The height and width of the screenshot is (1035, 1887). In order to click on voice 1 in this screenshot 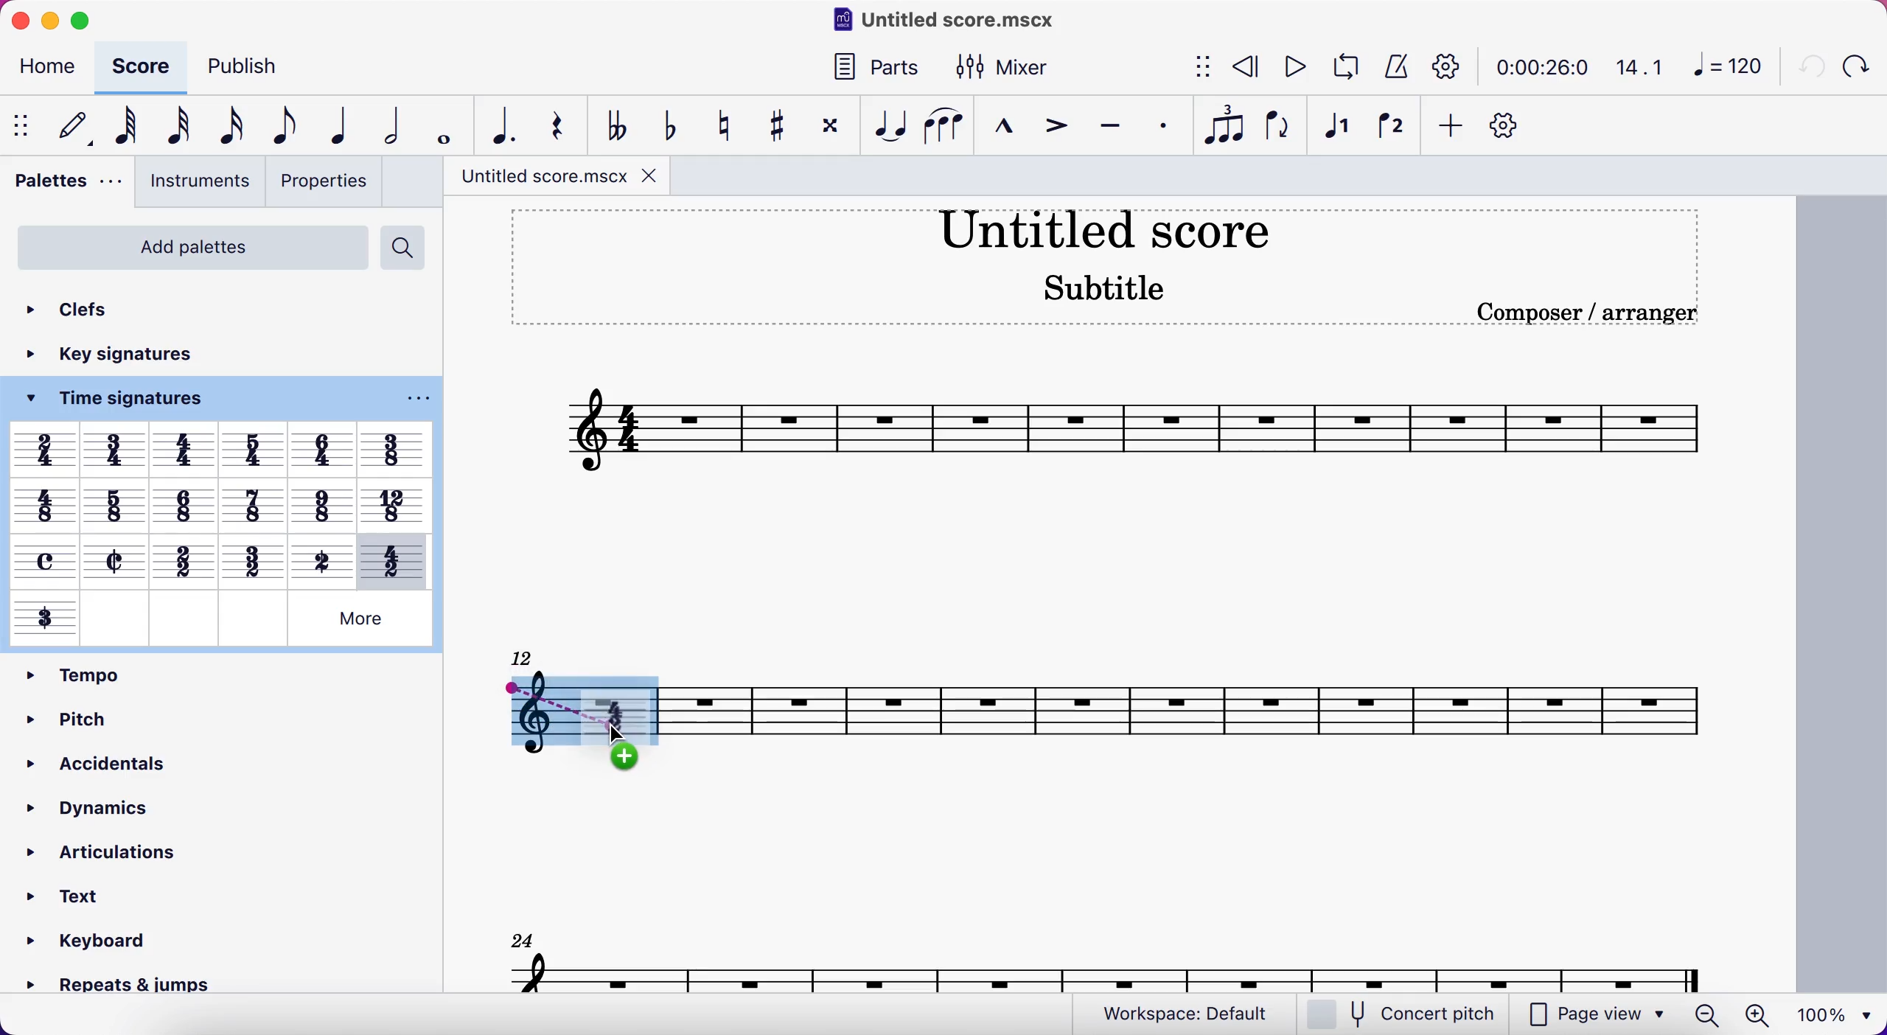, I will do `click(1334, 125)`.